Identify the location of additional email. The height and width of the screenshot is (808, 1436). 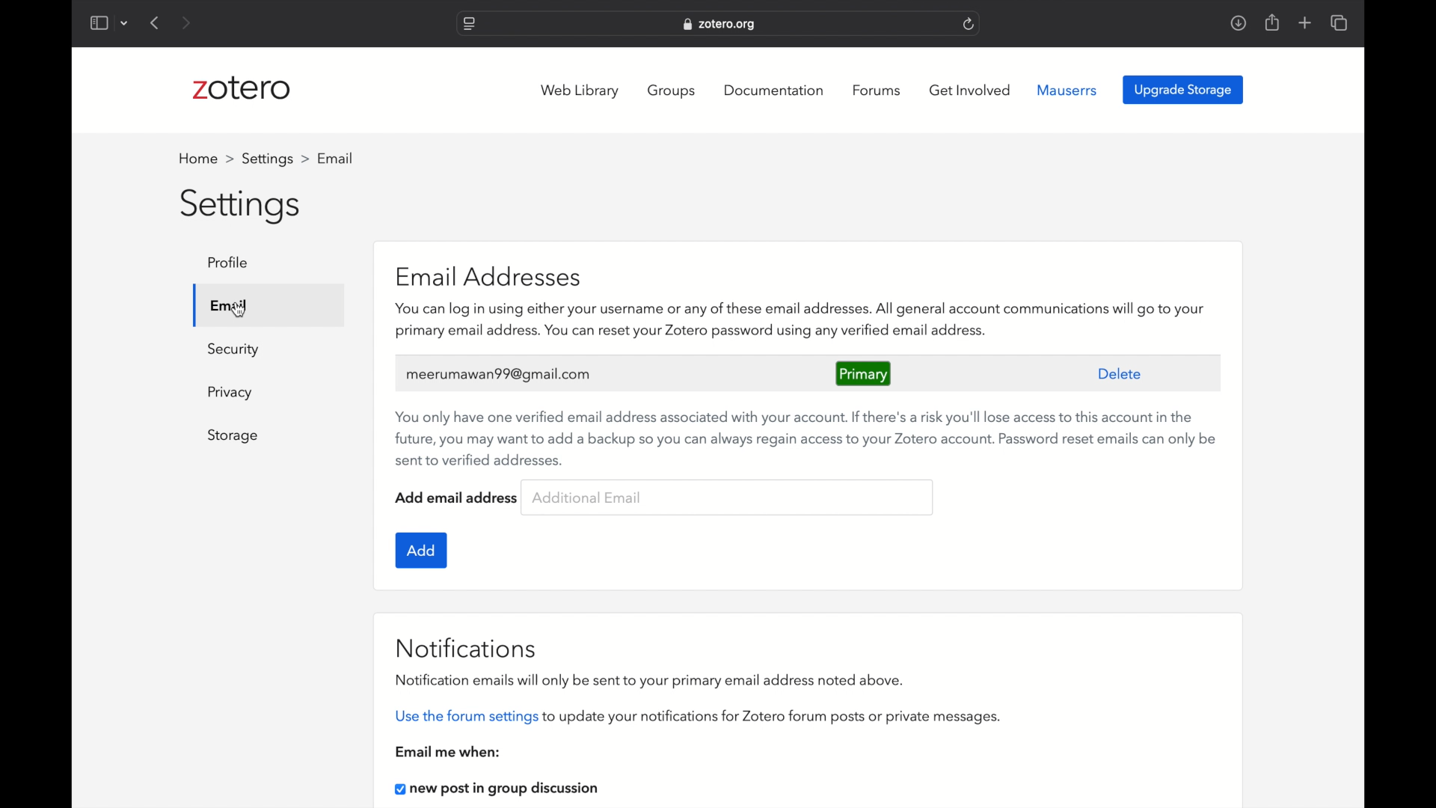
(589, 498).